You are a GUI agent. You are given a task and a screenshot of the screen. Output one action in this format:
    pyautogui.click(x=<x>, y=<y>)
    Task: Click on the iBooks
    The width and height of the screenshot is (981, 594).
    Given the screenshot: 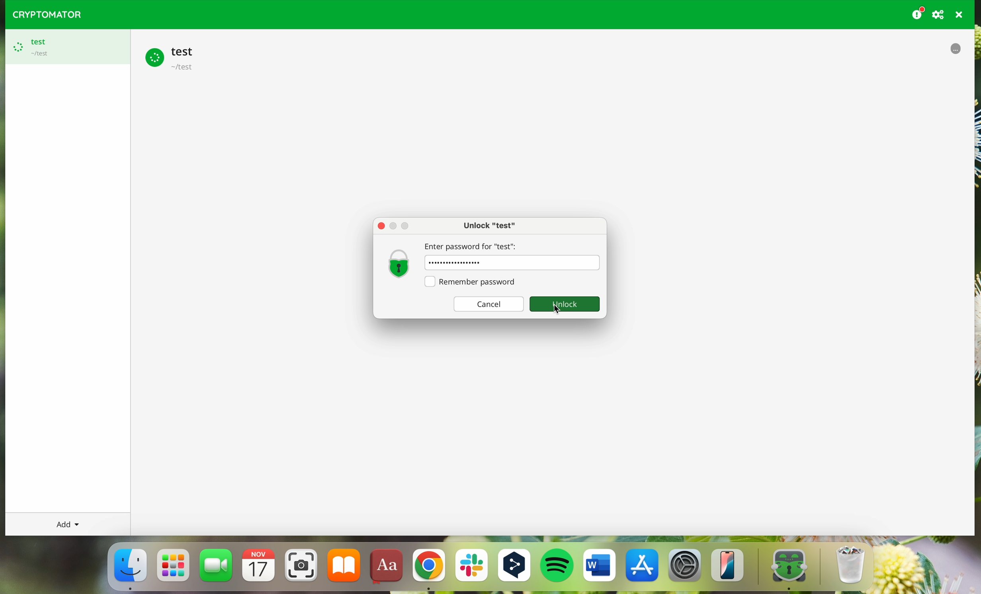 What is the action you would take?
    pyautogui.click(x=344, y=568)
    